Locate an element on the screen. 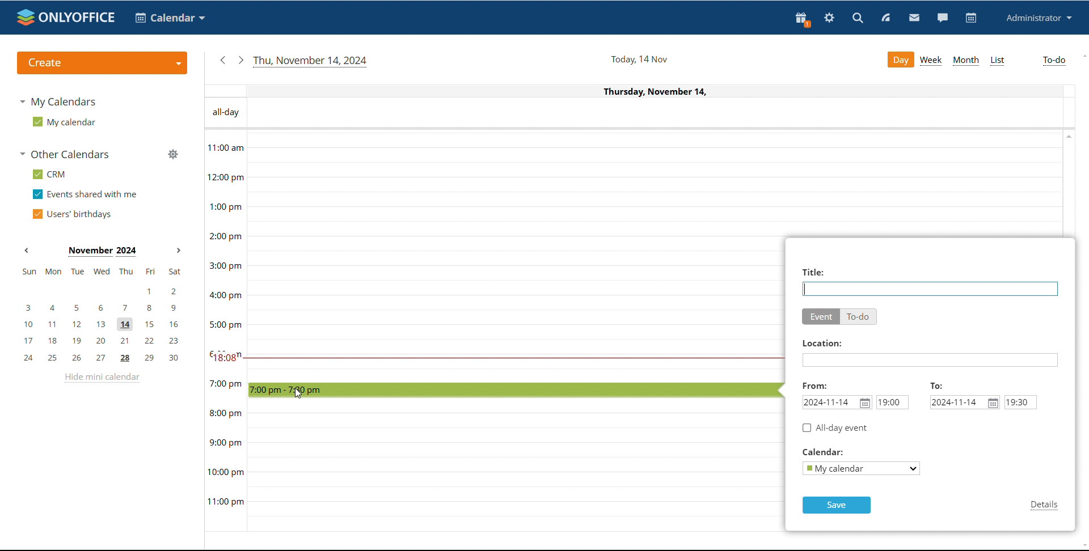 The image size is (1089, 551). all day event checkbox is located at coordinates (835, 427).